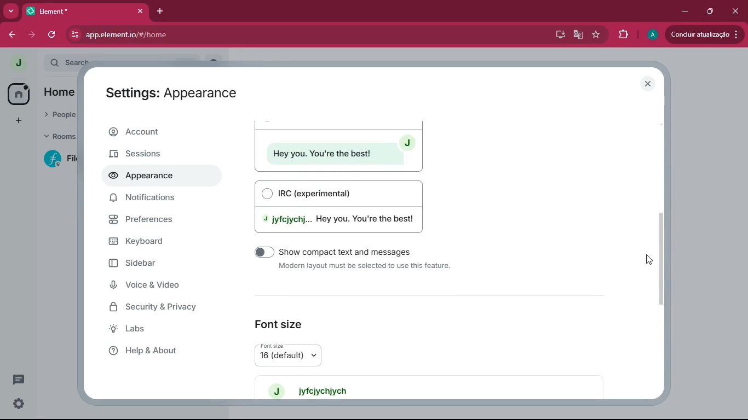 The width and height of the screenshot is (748, 420). I want to click on sidebar, so click(152, 264).